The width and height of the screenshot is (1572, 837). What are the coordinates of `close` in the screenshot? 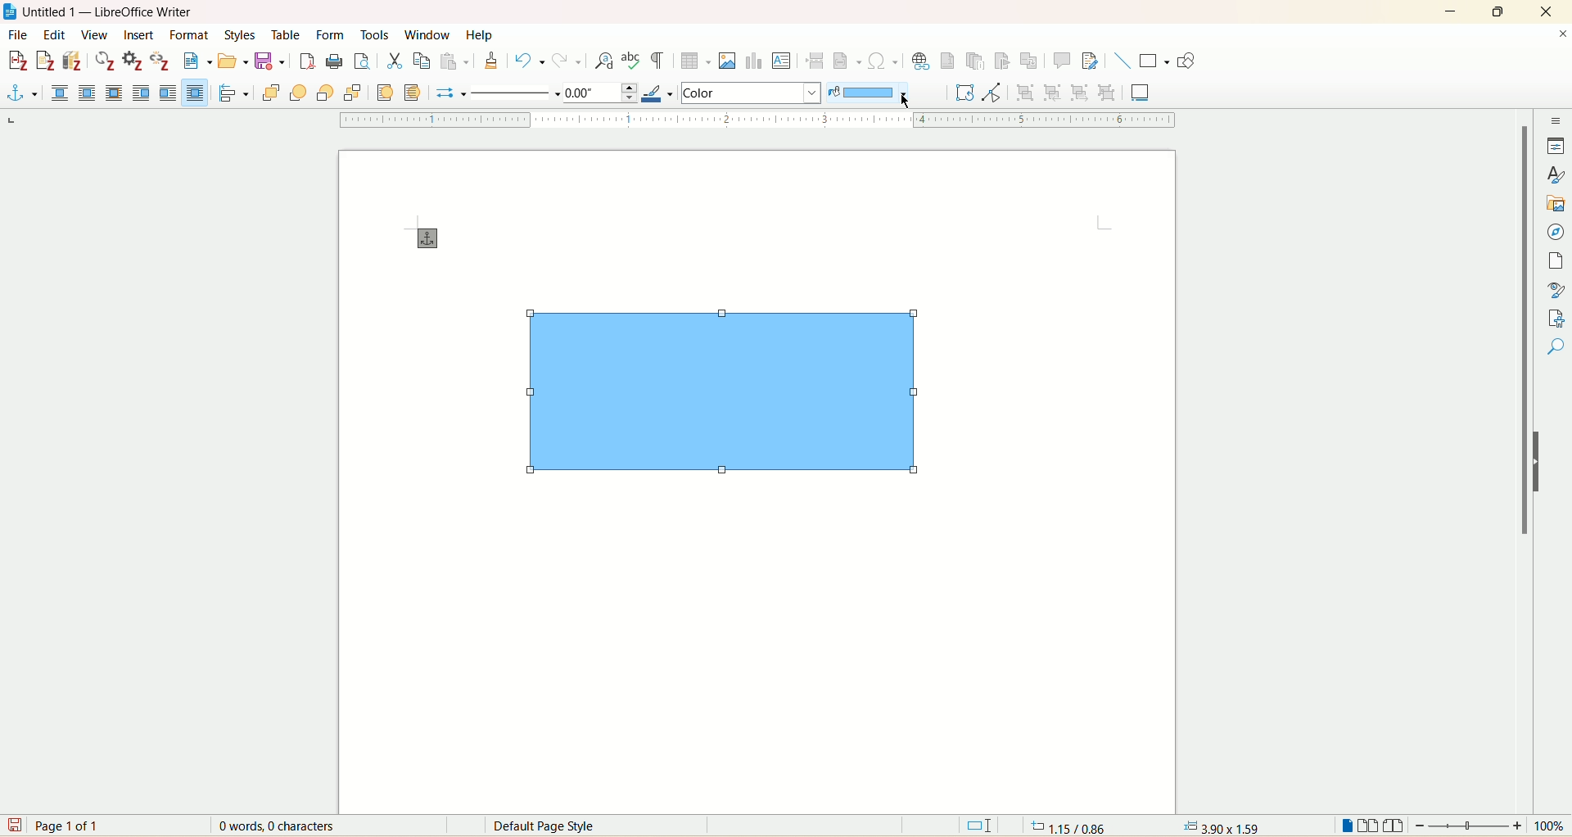 It's located at (1562, 34).